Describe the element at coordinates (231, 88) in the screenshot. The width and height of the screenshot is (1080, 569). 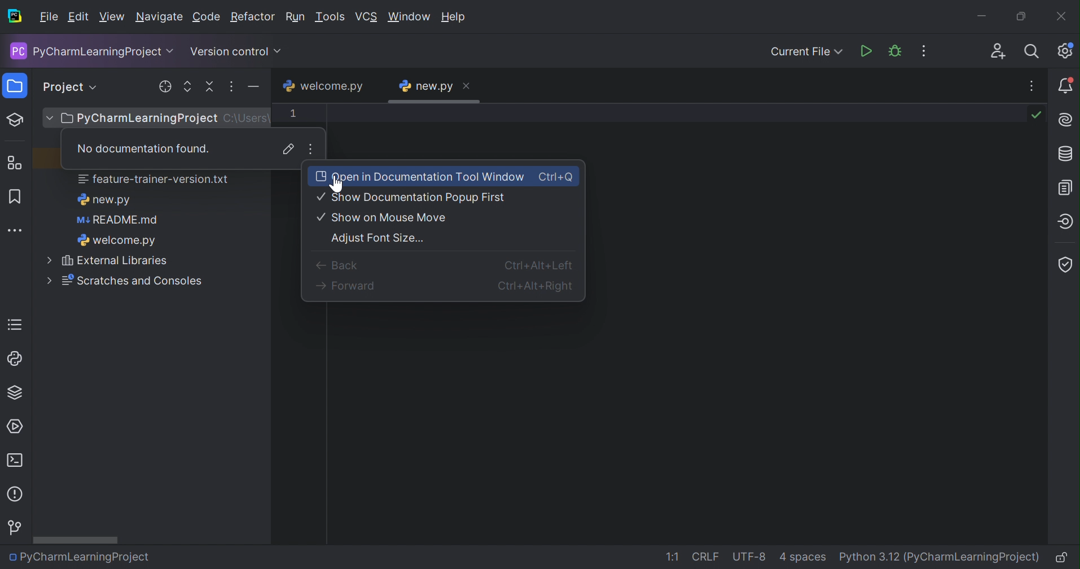
I see `more` at that location.